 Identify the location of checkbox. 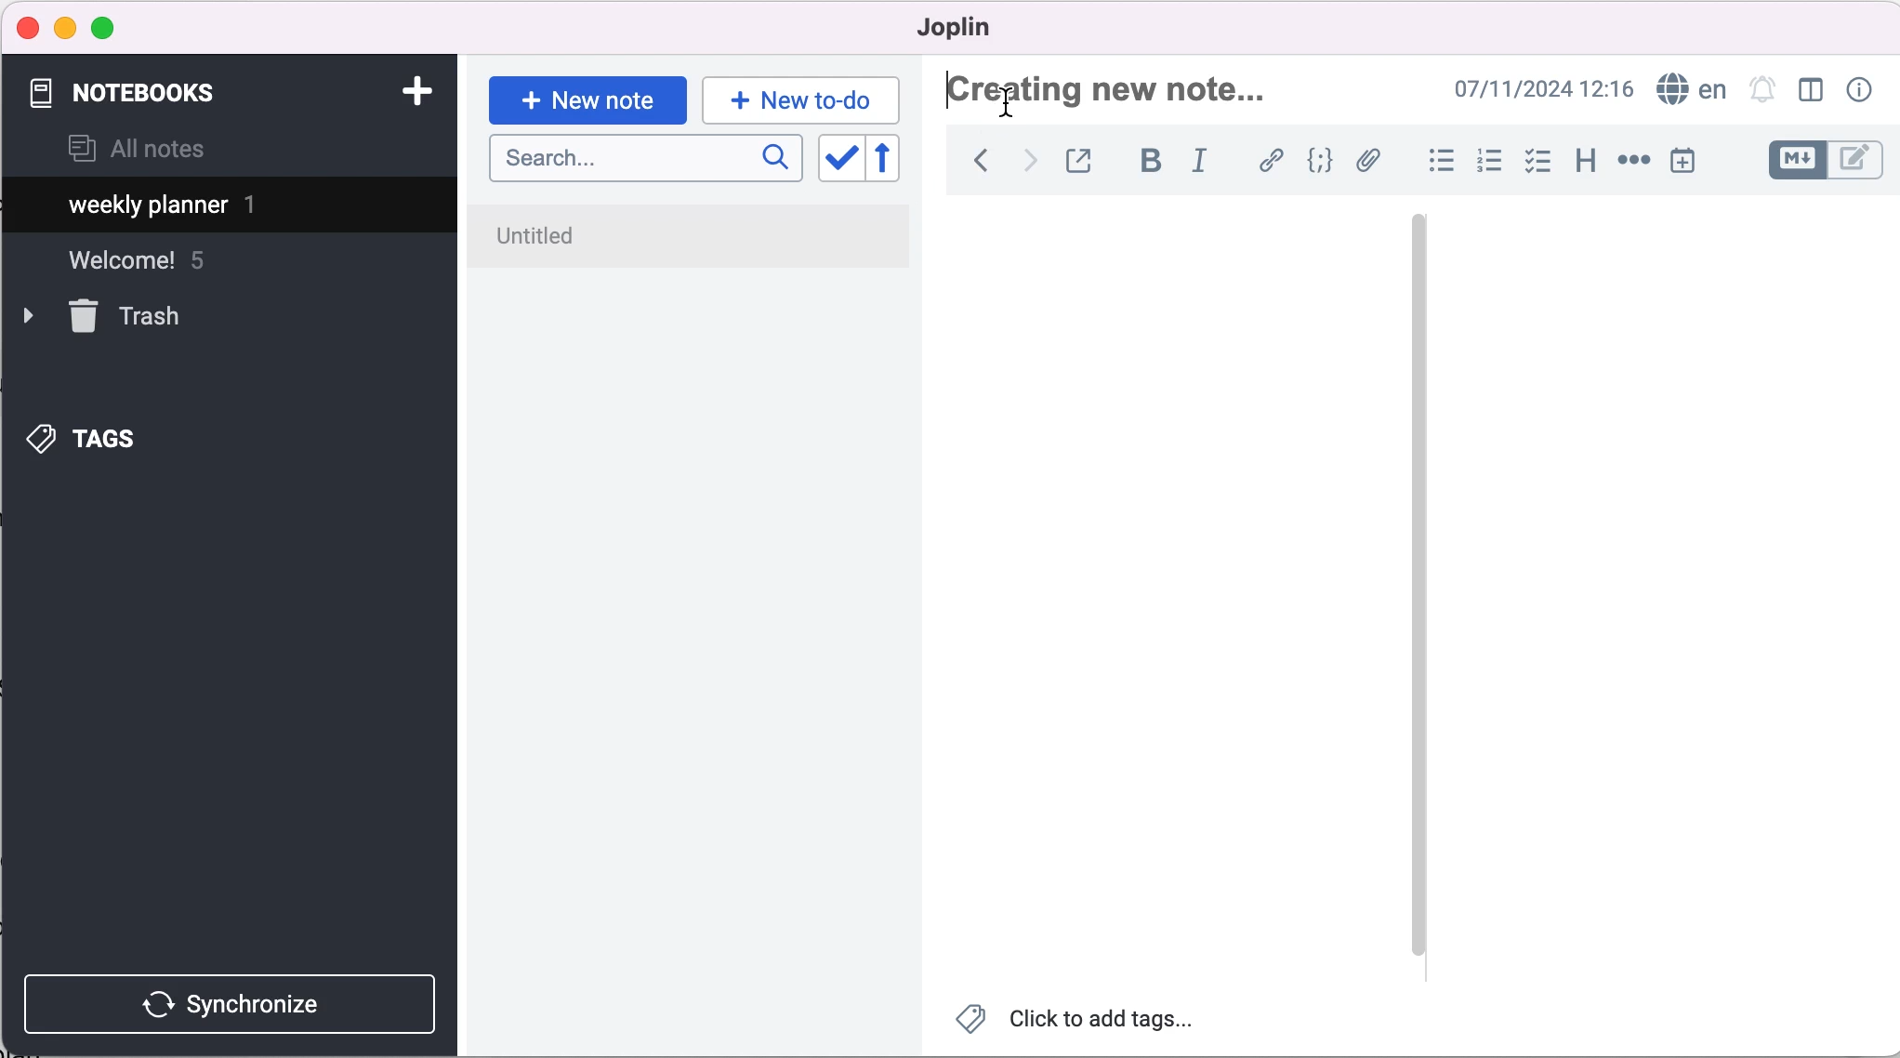
(1537, 162).